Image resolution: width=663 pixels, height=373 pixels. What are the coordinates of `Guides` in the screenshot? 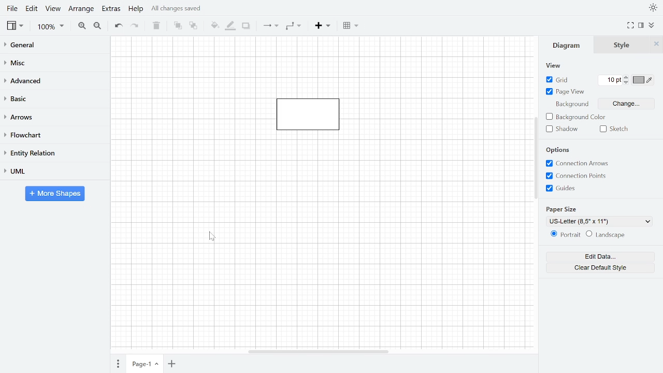 It's located at (564, 189).